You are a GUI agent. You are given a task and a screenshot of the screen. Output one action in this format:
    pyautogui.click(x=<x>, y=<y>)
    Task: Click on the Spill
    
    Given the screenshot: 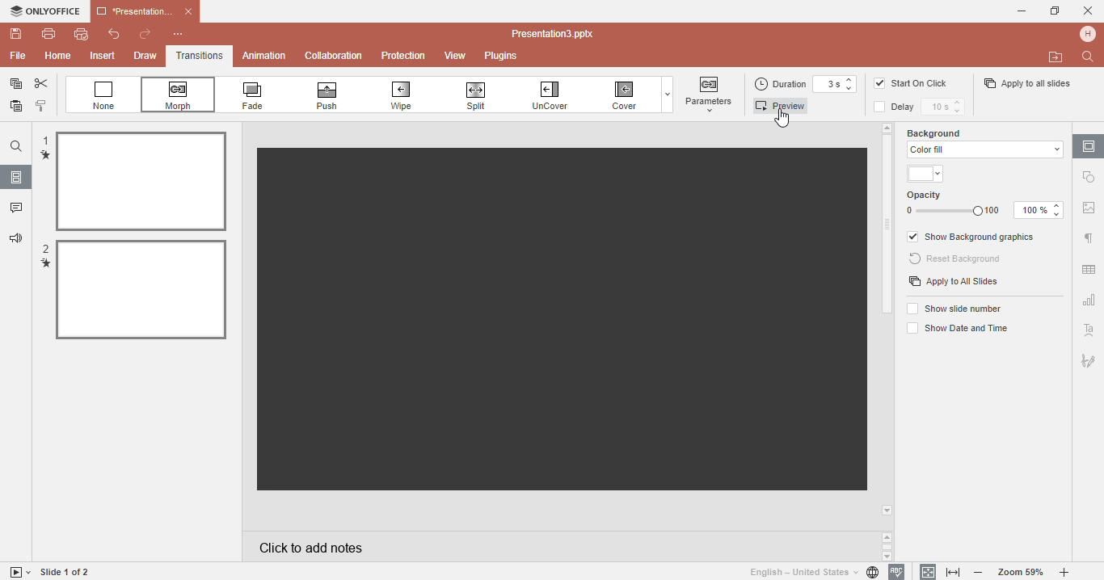 What is the action you would take?
    pyautogui.click(x=482, y=93)
    